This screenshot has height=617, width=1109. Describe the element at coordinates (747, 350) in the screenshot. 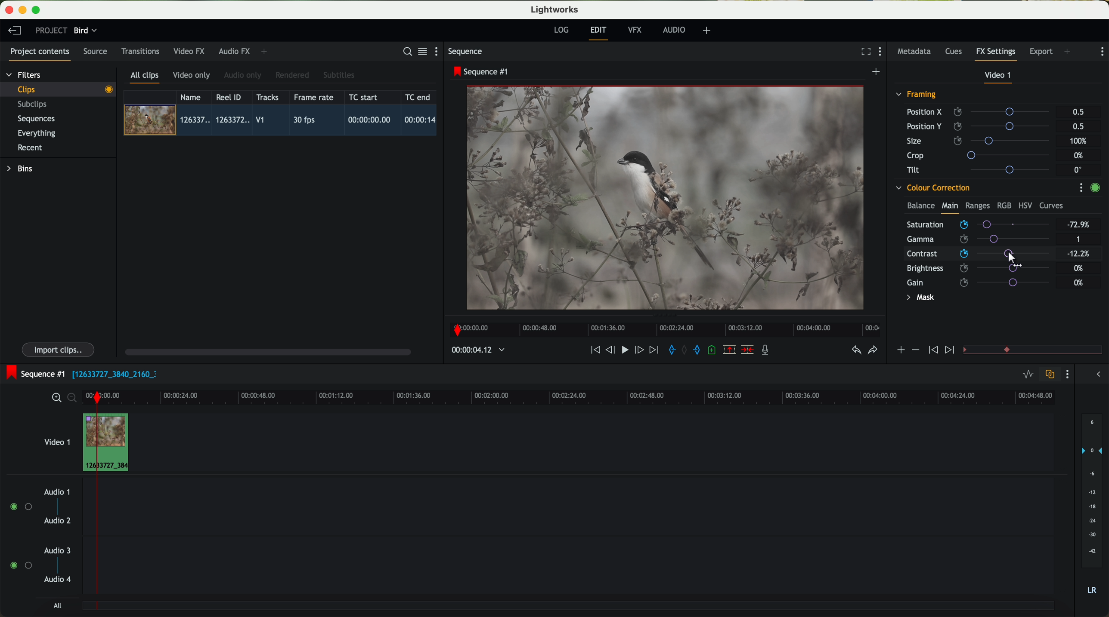

I see `delete/cut` at that location.